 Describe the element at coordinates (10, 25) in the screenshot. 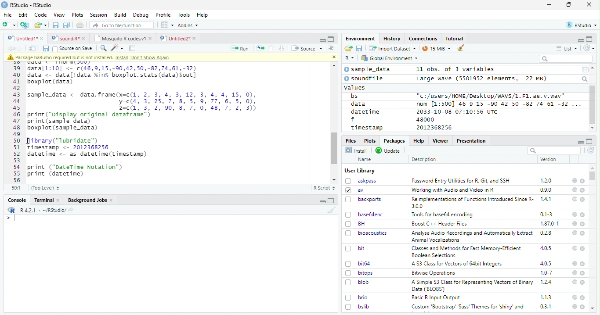

I see `New file` at that location.